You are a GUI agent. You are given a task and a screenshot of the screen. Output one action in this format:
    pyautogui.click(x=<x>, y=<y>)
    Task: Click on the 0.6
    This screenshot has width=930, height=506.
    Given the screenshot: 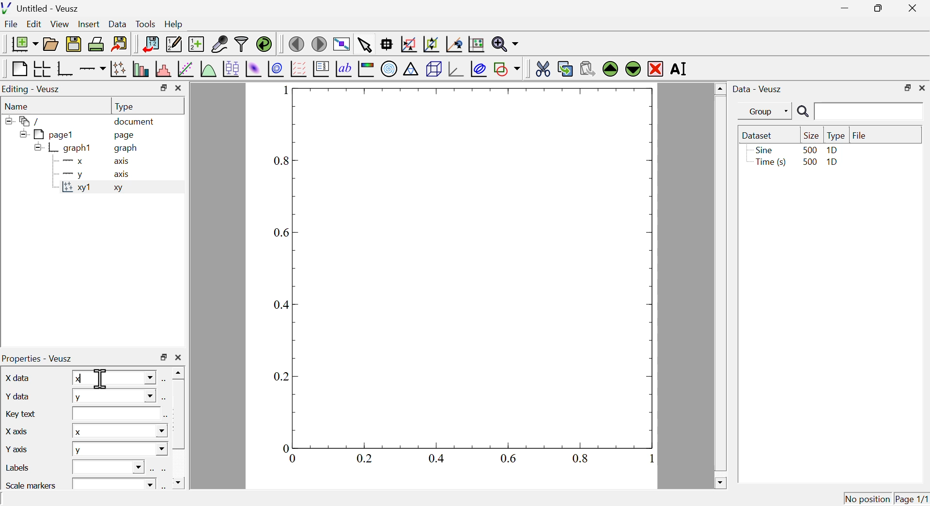 What is the action you would take?
    pyautogui.click(x=510, y=458)
    